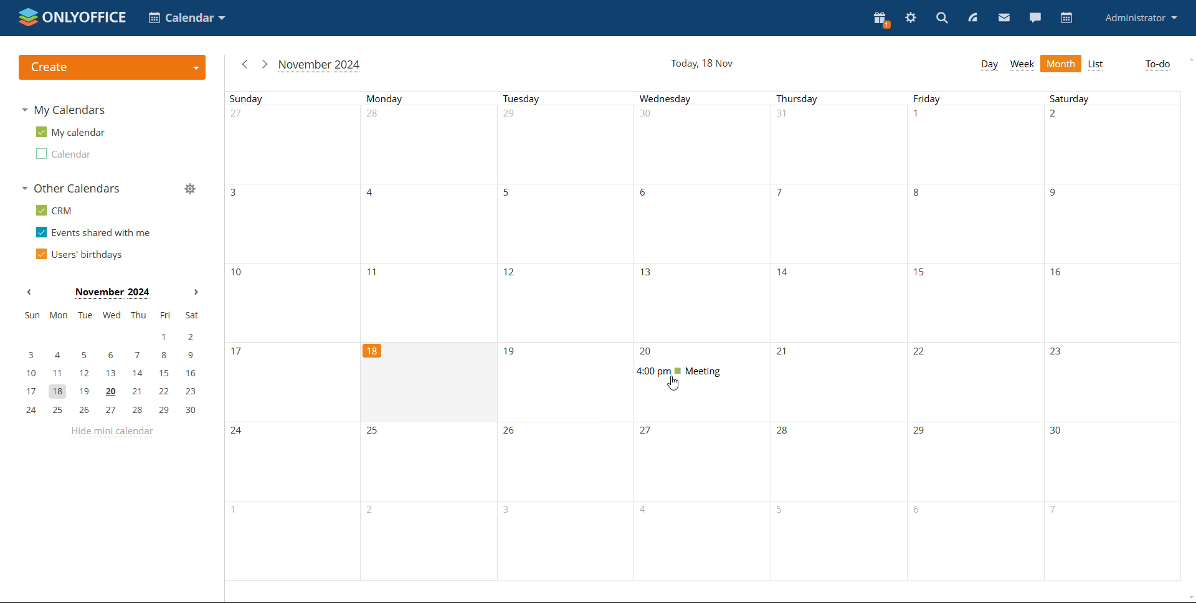 Image resolution: width=1196 pixels, height=603 pixels. What do you see at coordinates (1189, 597) in the screenshot?
I see `scroll down` at bounding box center [1189, 597].